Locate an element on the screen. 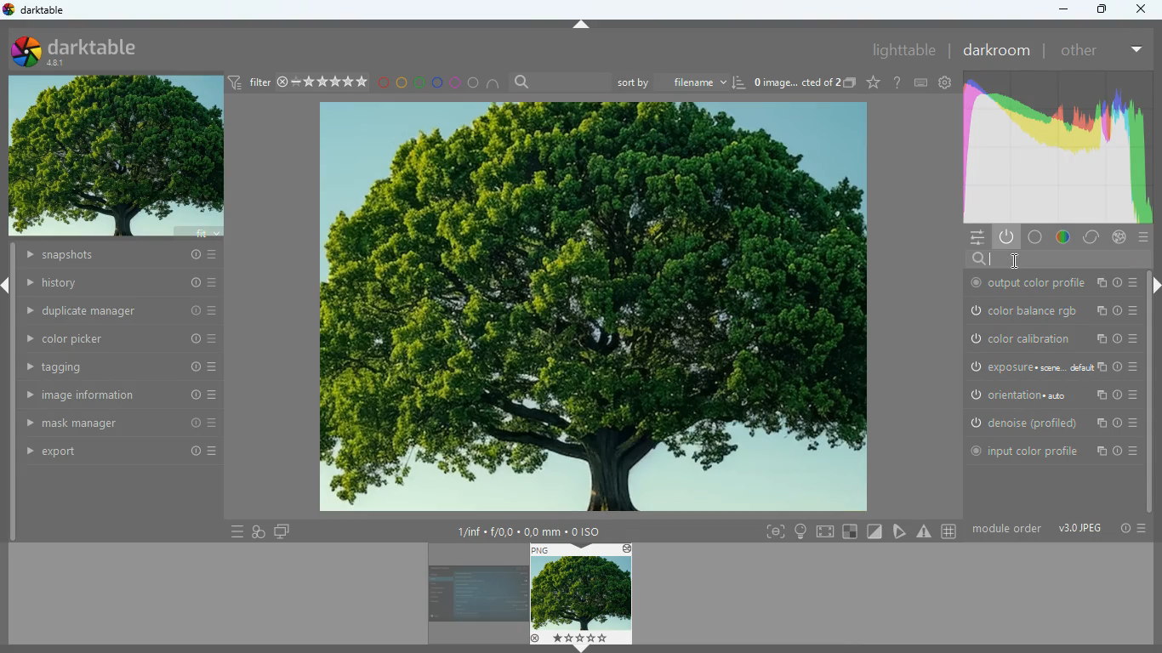  settings is located at coordinates (946, 84).